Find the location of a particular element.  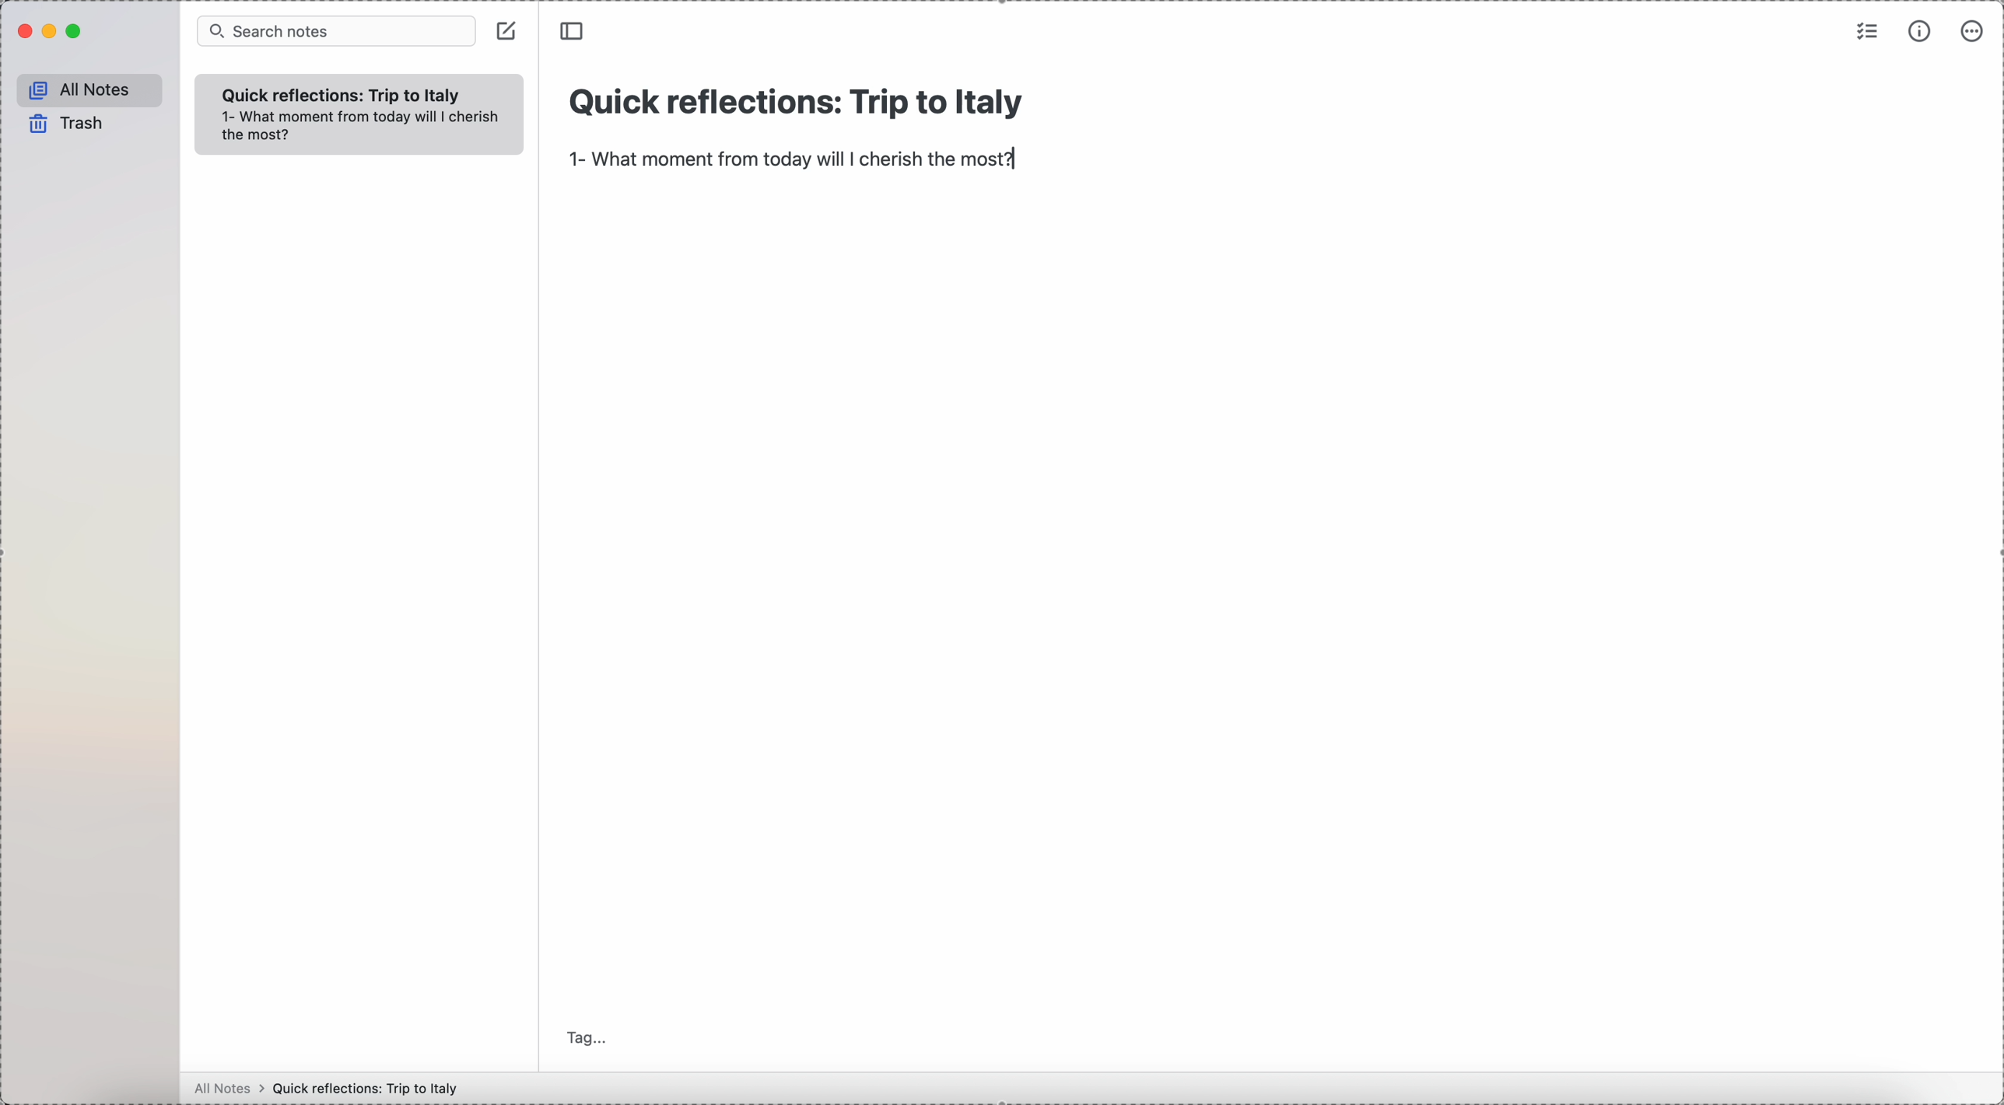

metrics is located at coordinates (1922, 30).